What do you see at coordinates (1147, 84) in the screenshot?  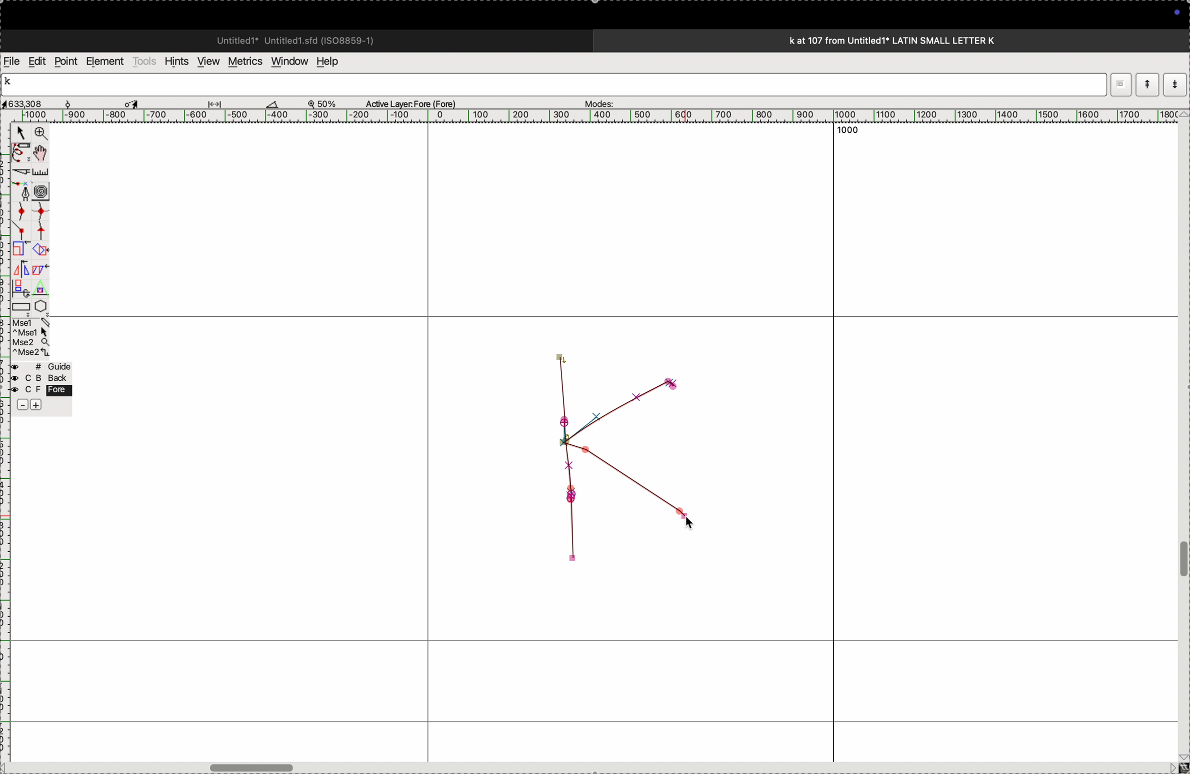 I see `modeup` at bounding box center [1147, 84].